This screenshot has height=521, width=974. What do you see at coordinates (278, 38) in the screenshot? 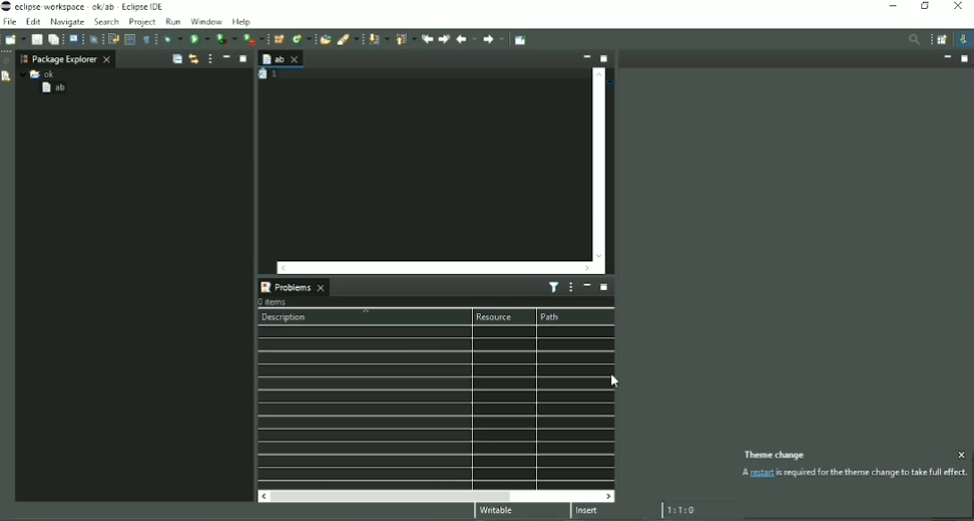
I see `New Java Package` at bounding box center [278, 38].